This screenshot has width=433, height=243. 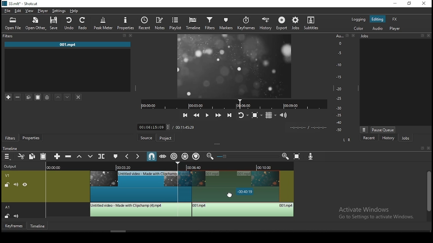 What do you see at coordinates (312, 23) in the screenshot?
I see `subtitle` at bounding box center [312, 23].